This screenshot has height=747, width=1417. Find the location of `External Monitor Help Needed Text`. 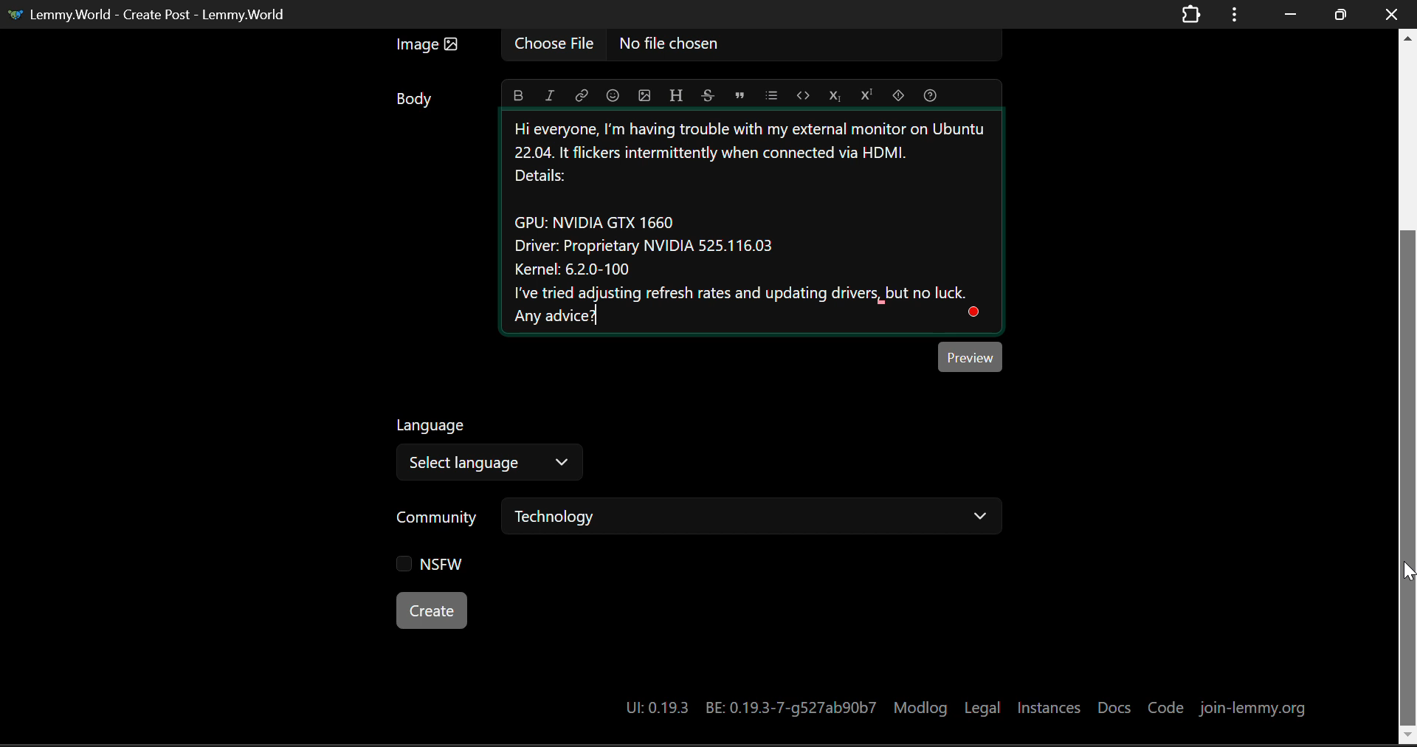

External Monitor Help Needed Text is located at coordinates (761, 226).